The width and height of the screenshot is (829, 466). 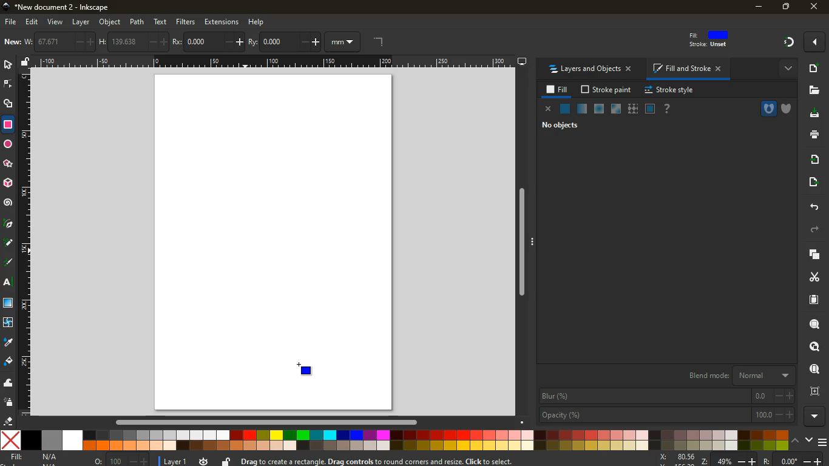 What do you see at coordinates (9, 304) in the screenshot?
I see `window` at bounding box center [9, 304].